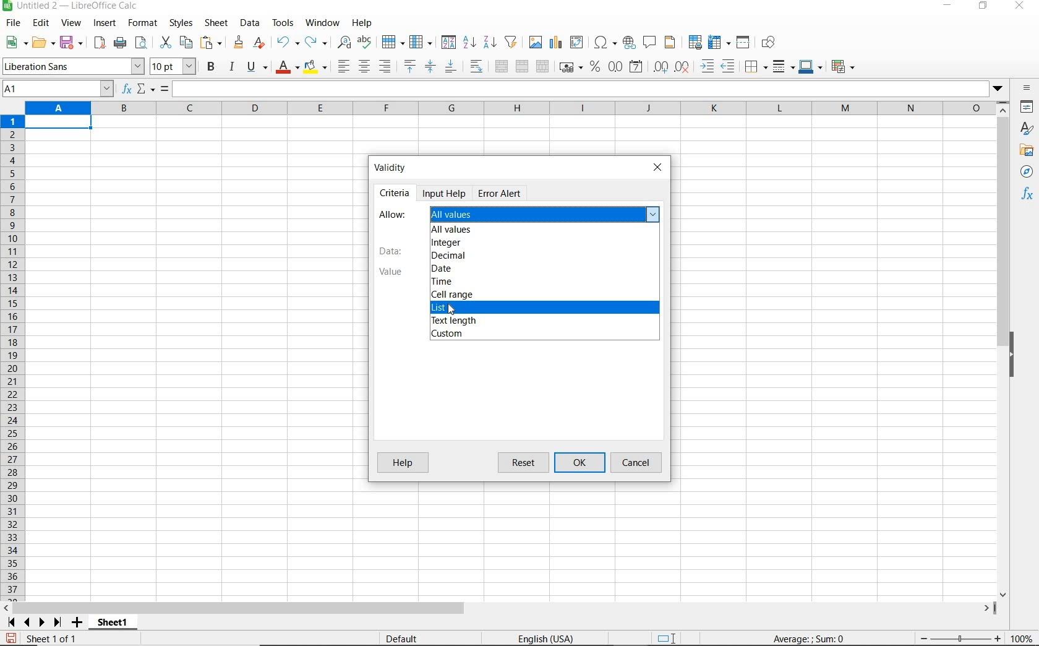 Image resolution: width=1039 pixels, height=646 pixels. I want to click on integer, so click(446, 243).